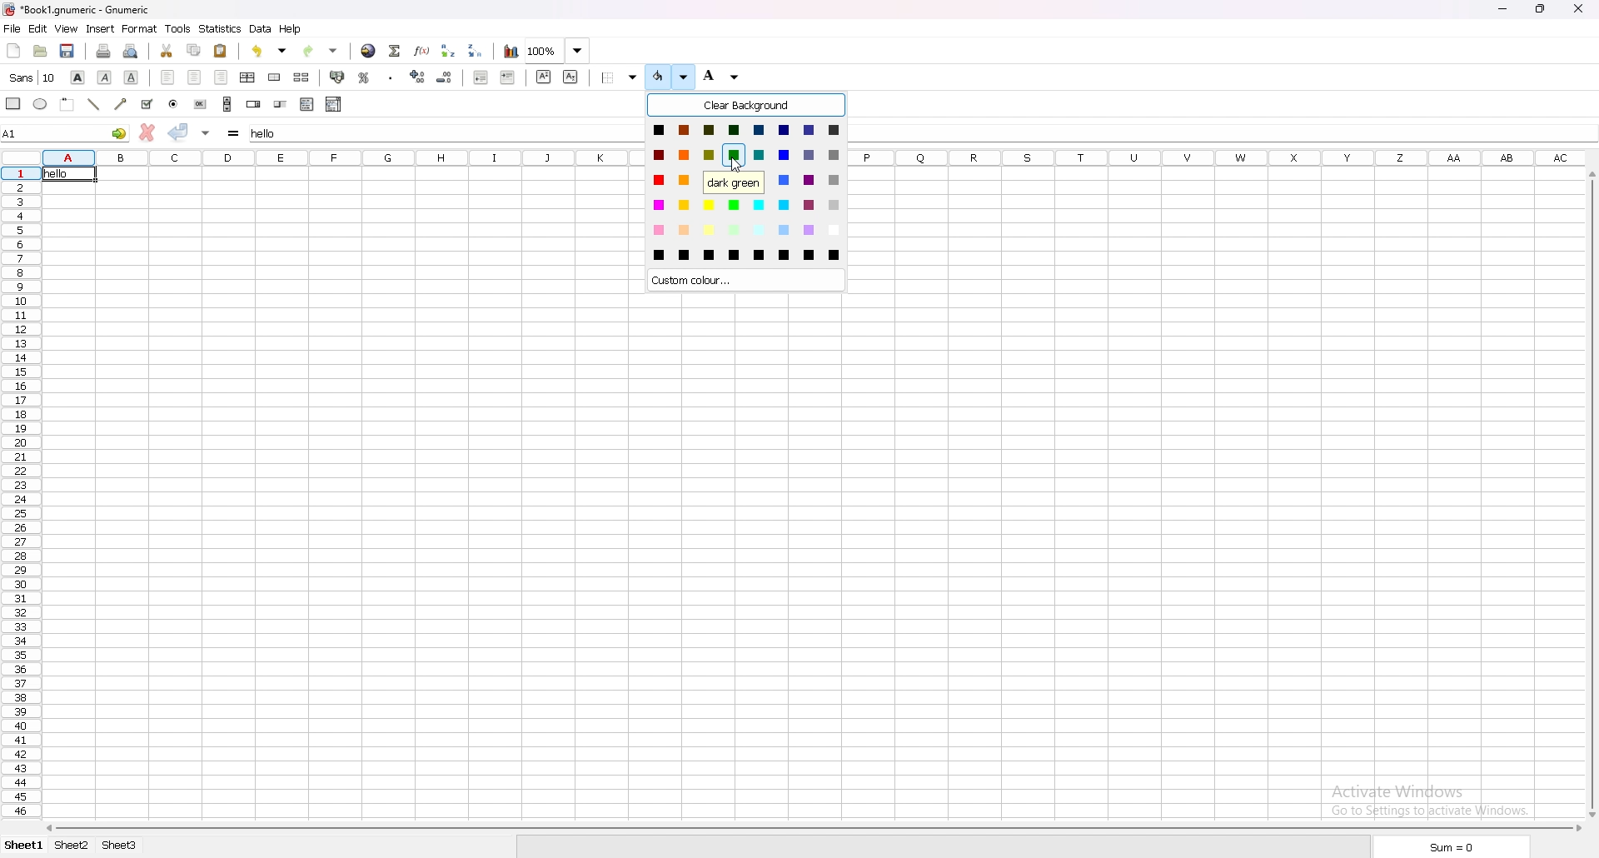 The width and height of the screenshot is (1599, 858). Describe the element at coordinates (370, 51) in the screenshot. I see `hyperlink` at that location.